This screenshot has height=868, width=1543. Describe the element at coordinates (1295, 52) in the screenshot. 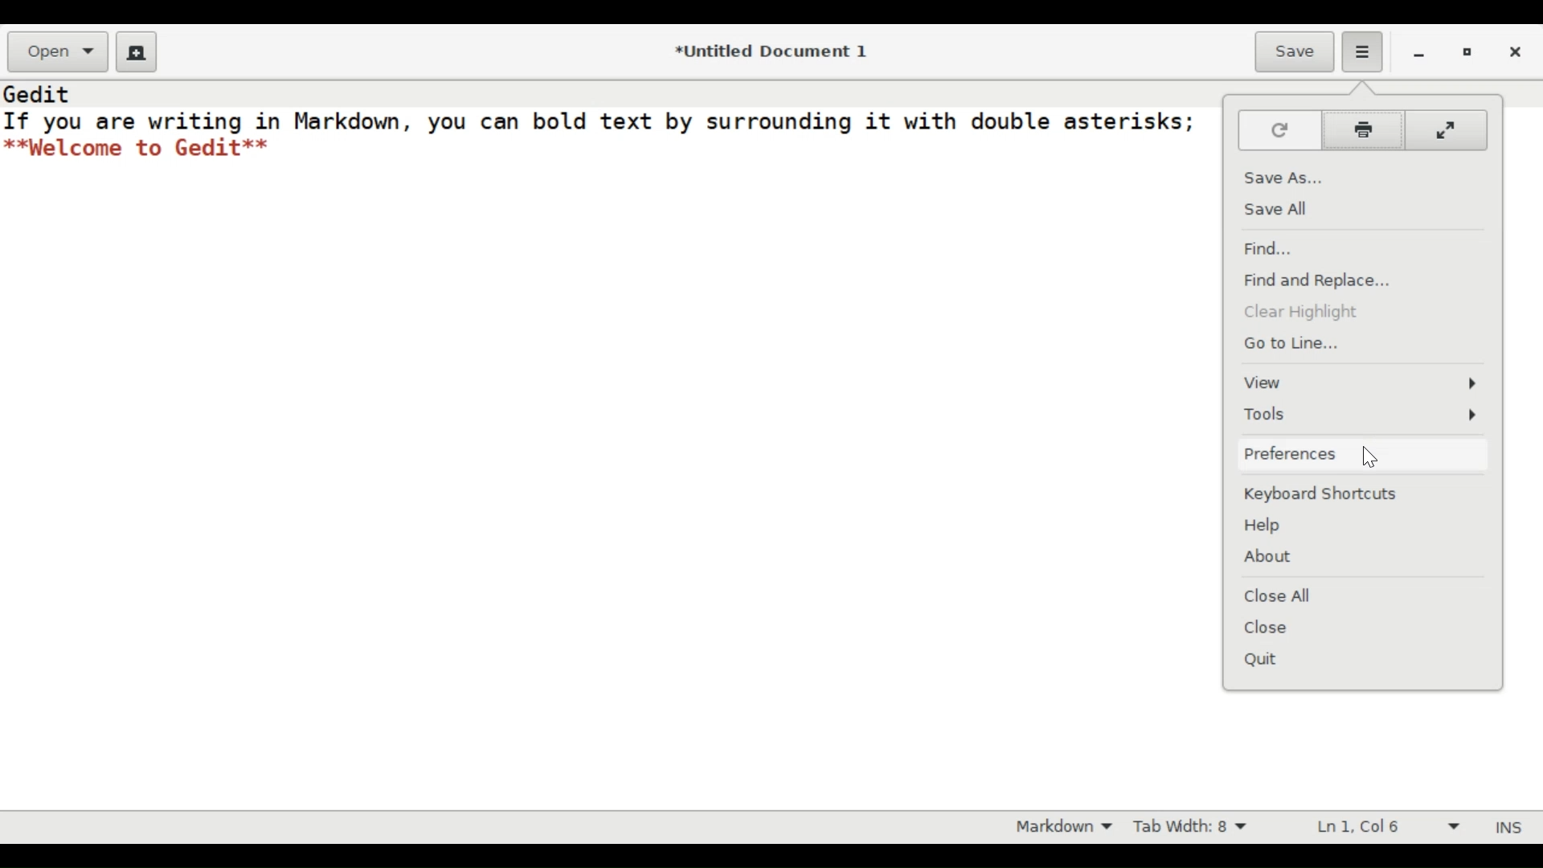

I see `Save` at that location.